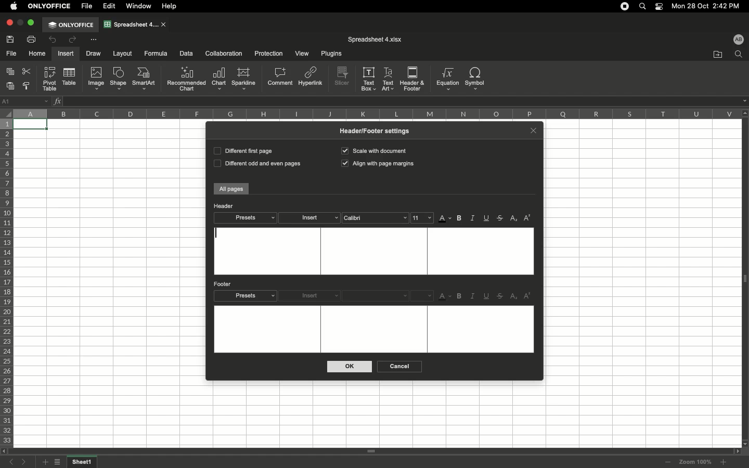 The image size is (749, 468). What do you see at coordinates (660, 7) in the screenshot?
I see `Notification` at bounding box center [660, 7].